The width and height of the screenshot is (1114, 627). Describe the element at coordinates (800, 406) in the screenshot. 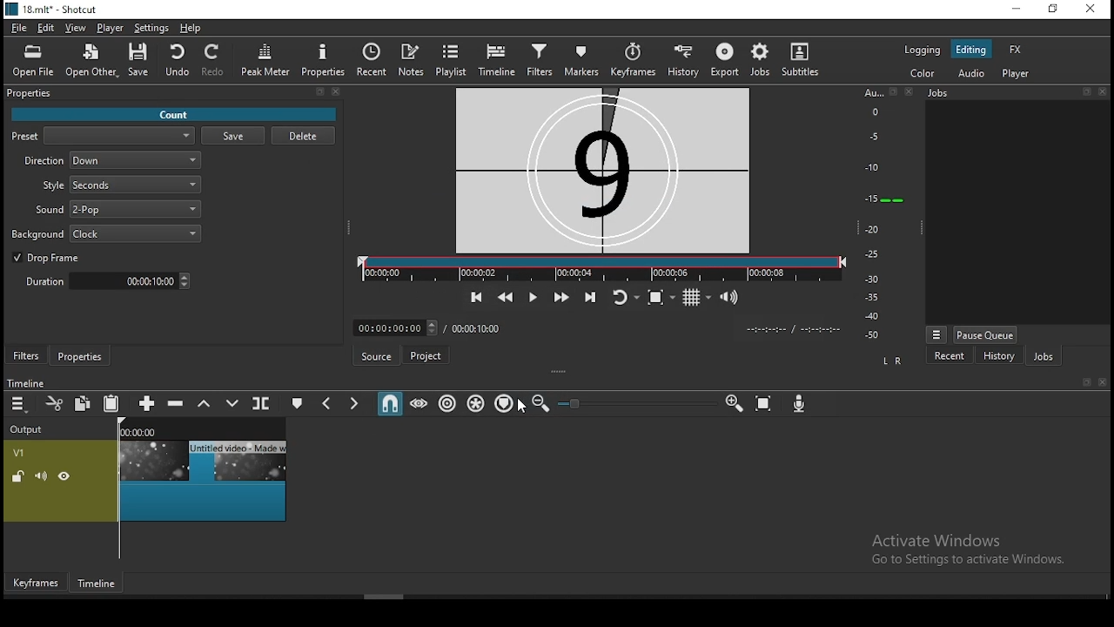

I see `record audio` at that location.